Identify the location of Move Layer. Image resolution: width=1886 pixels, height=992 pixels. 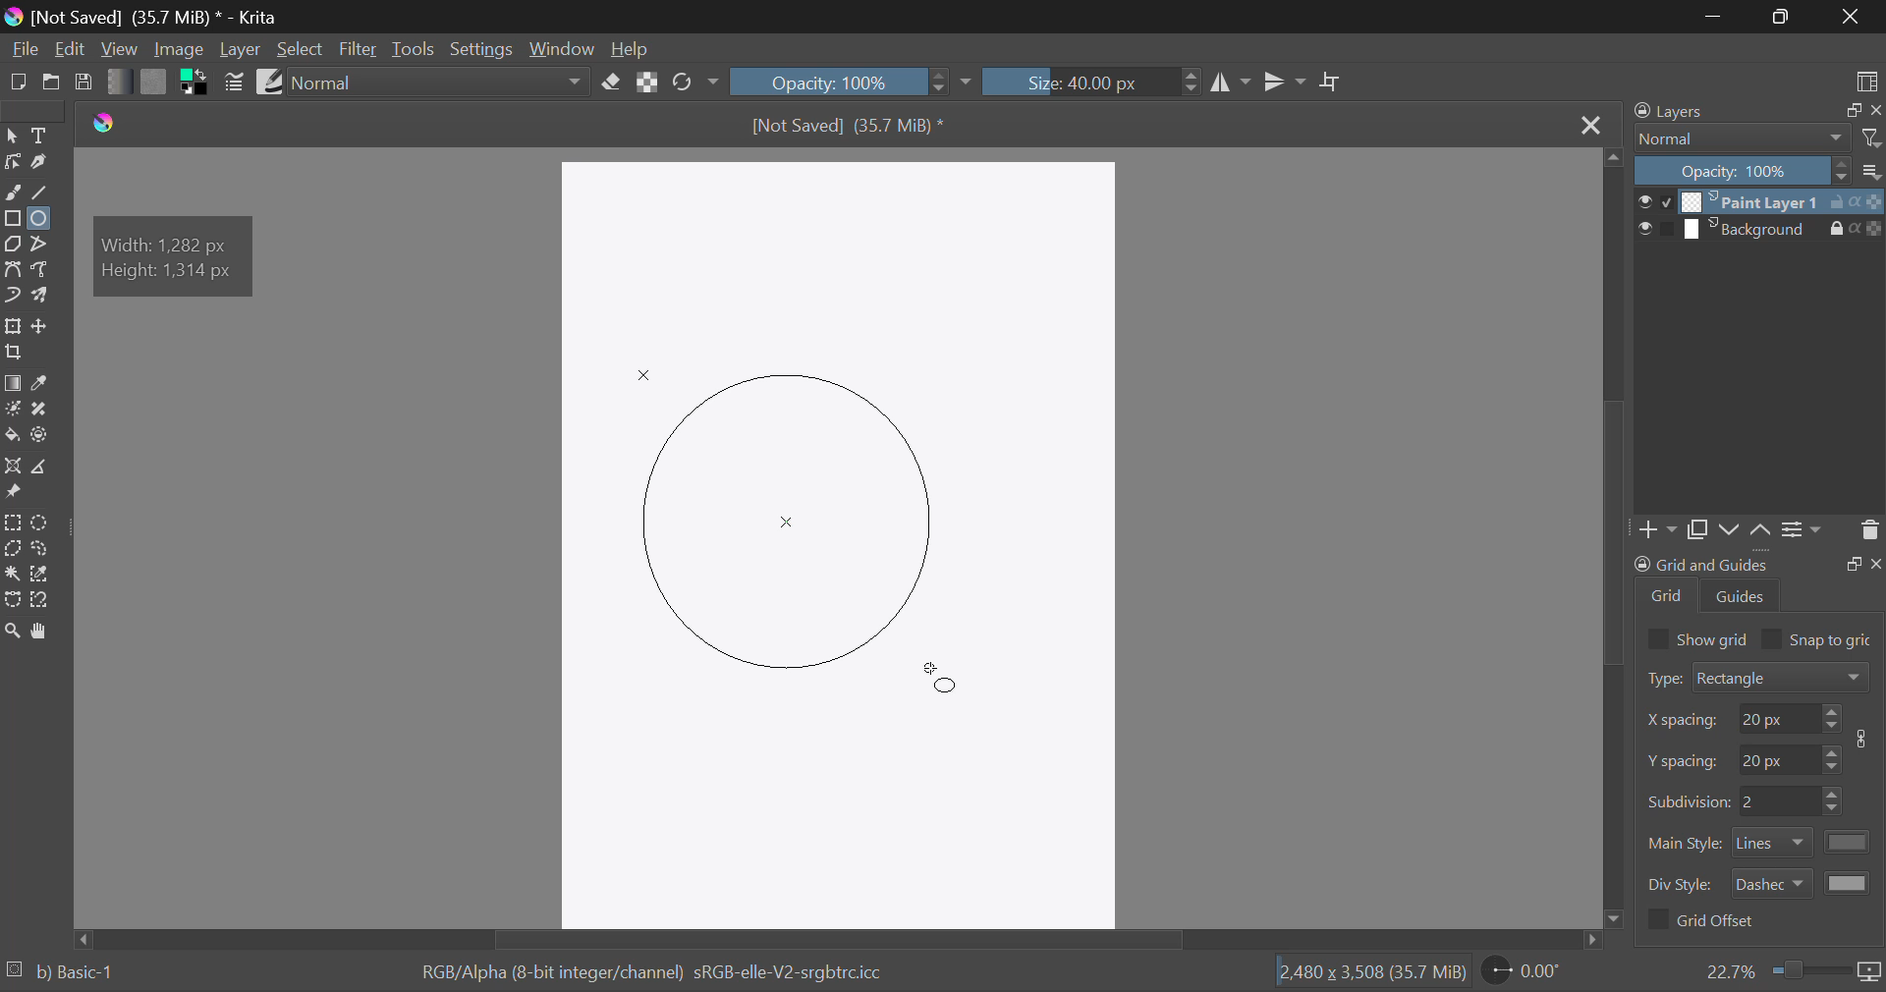
(42, 327).